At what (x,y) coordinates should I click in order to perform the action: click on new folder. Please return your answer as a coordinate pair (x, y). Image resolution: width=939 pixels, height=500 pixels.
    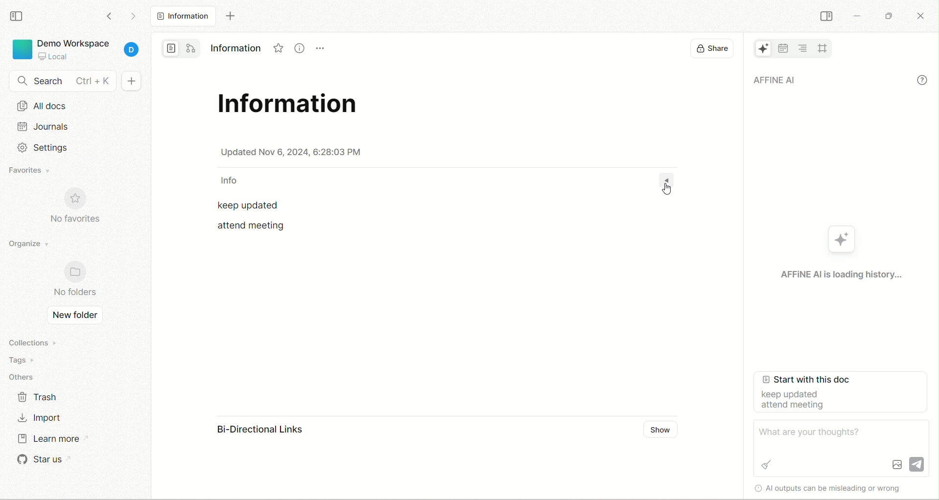
    Looking at the image, I should click on (75, 317).